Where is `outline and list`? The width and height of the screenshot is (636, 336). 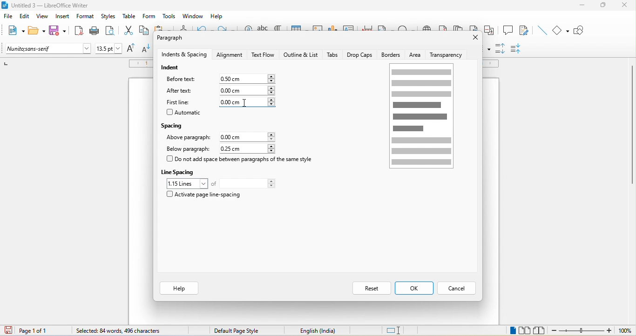
outline and list is located at coordinates (300, 54).